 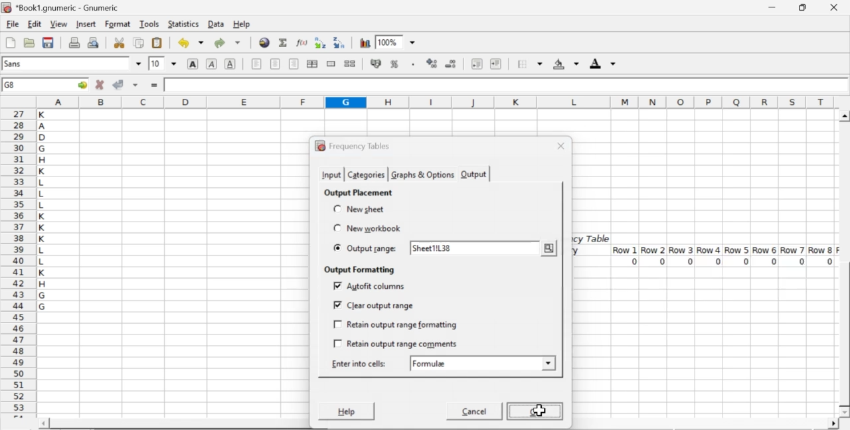 What do you see at coordinates (174, 63) in the screenshot?
I see `drop down` at bounding box center [174, 63].